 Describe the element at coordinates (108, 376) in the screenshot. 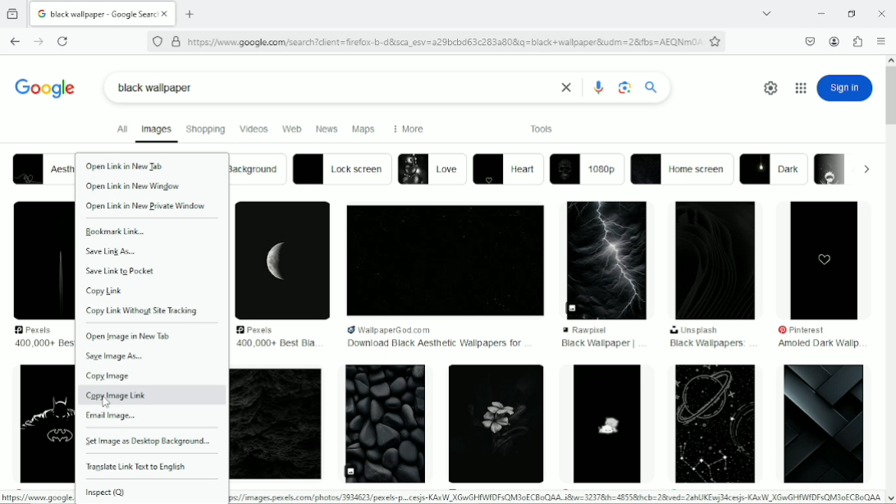

I see `copy image` at that location.